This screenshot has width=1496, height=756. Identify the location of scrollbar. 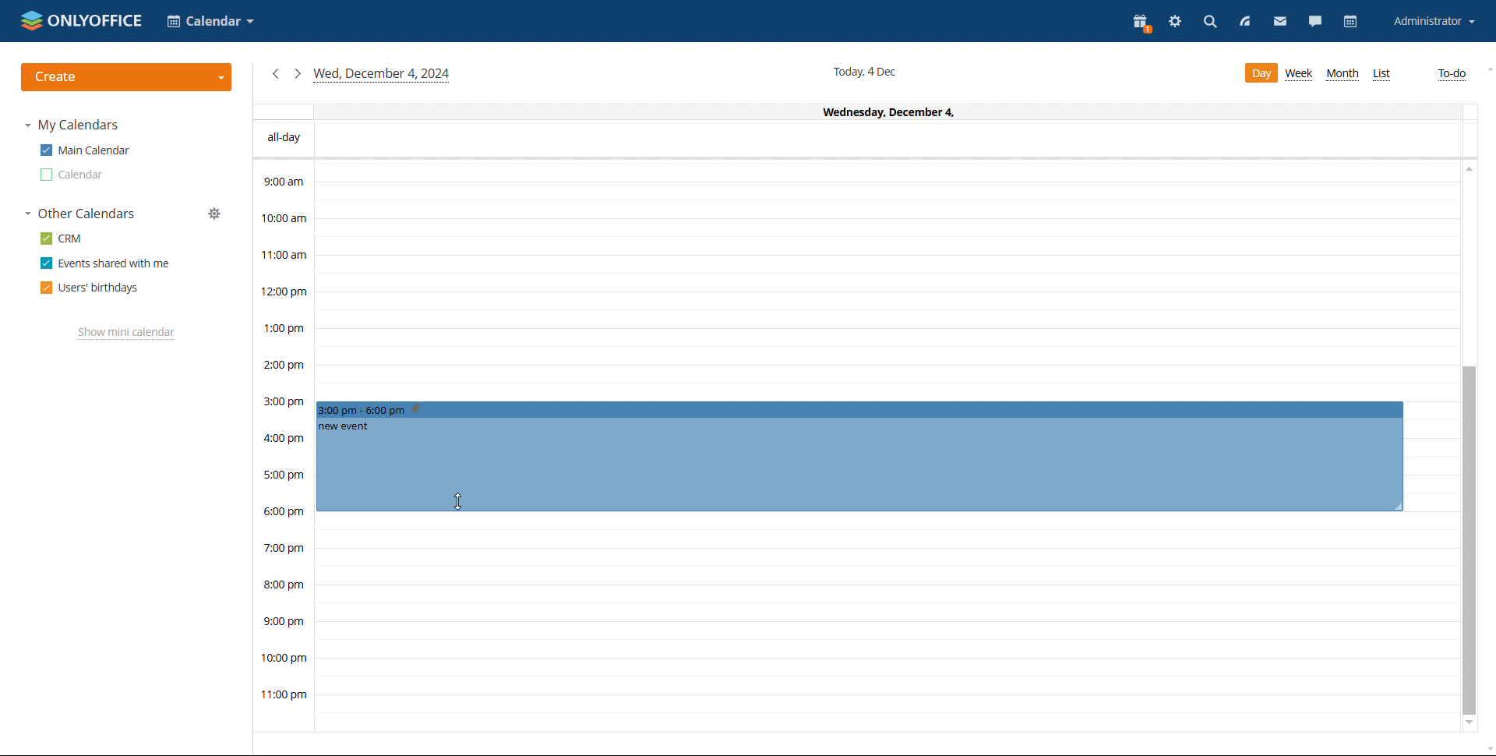
(1470, 541).